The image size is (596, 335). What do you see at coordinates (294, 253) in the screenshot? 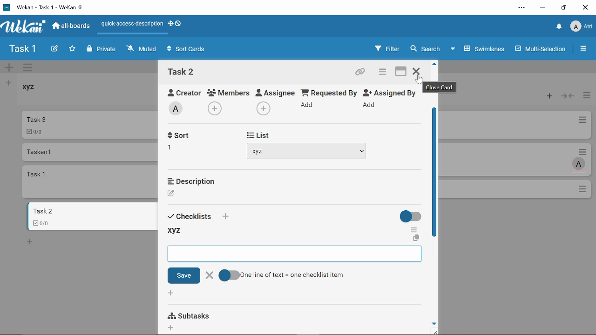
I see `Space` at bounding box center [294, 253].